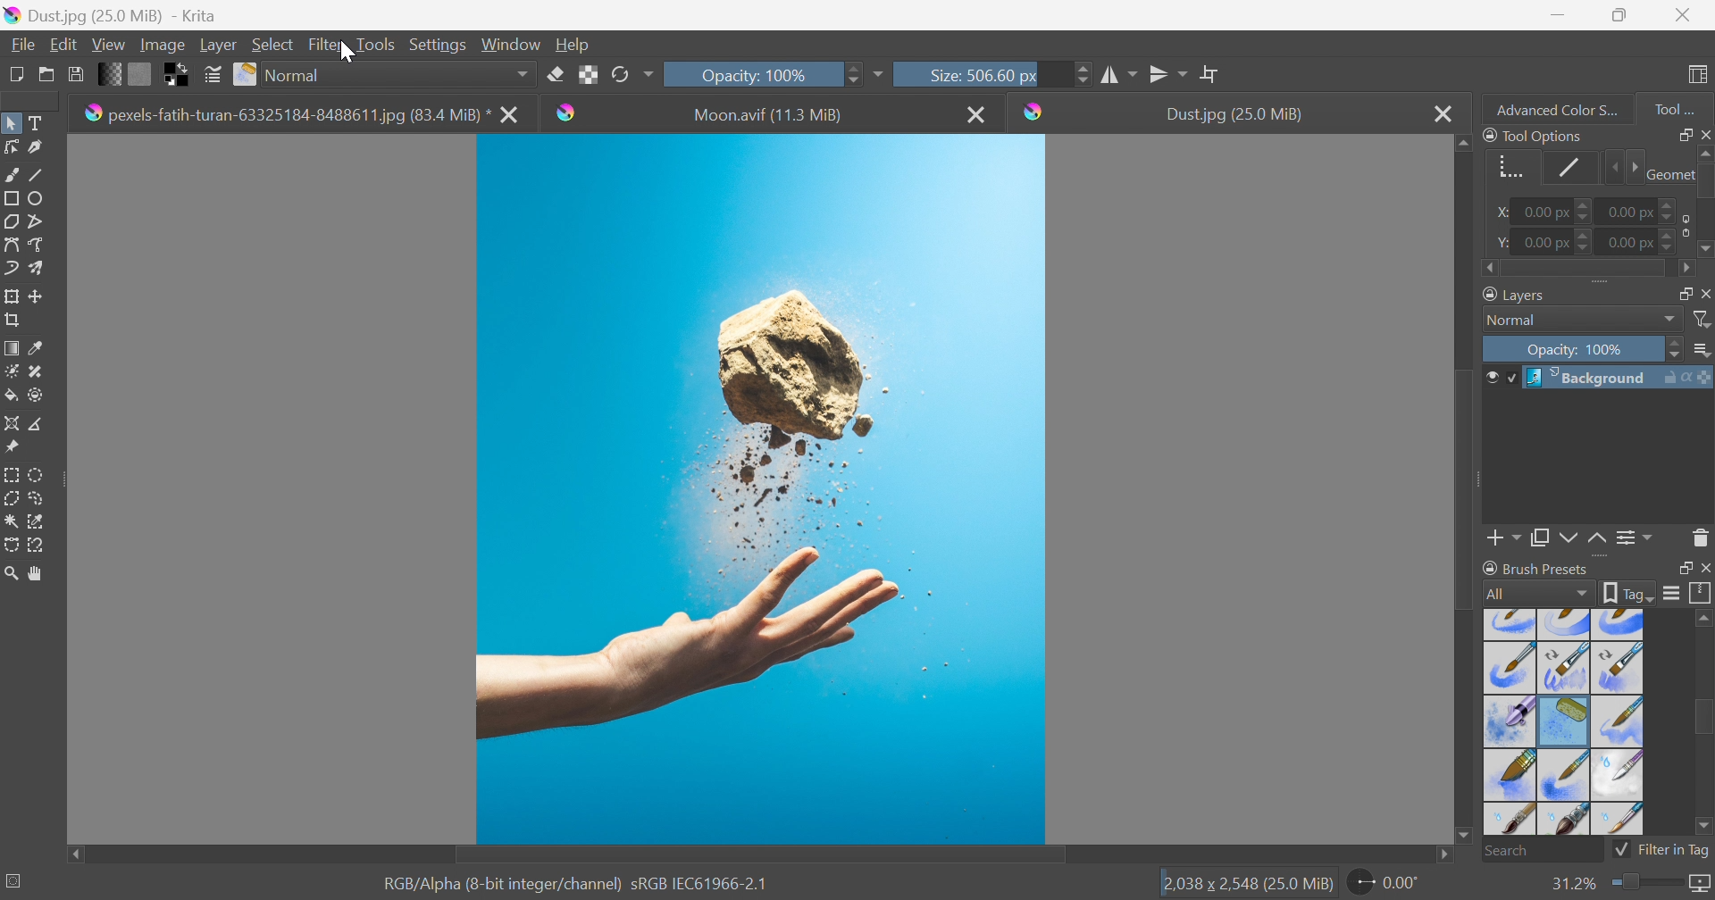 Image resolution: width=1715 pixels, height=900 pixels. What do you see at coordinates (1443, 113) in the screenshot?
I see `Close` at bounding box center [1443, 113].